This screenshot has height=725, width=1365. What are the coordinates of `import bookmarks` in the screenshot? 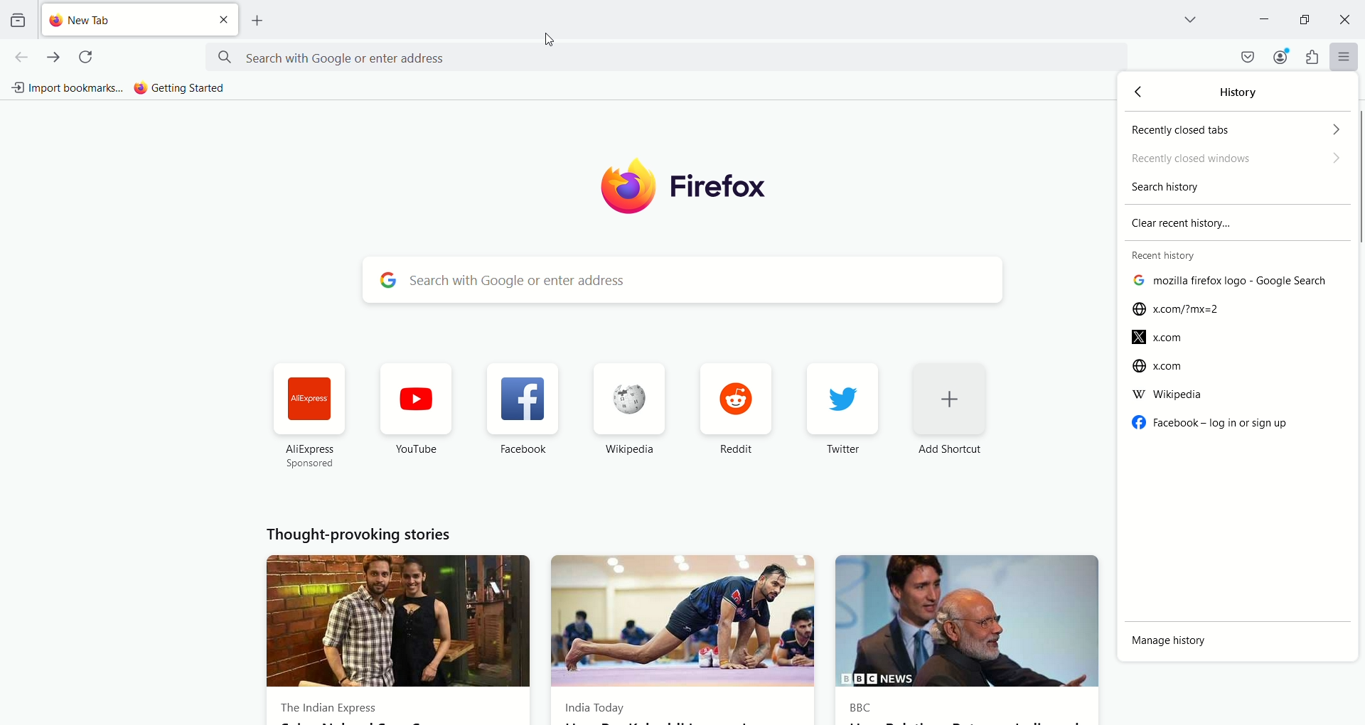 It's located at (63, 88).